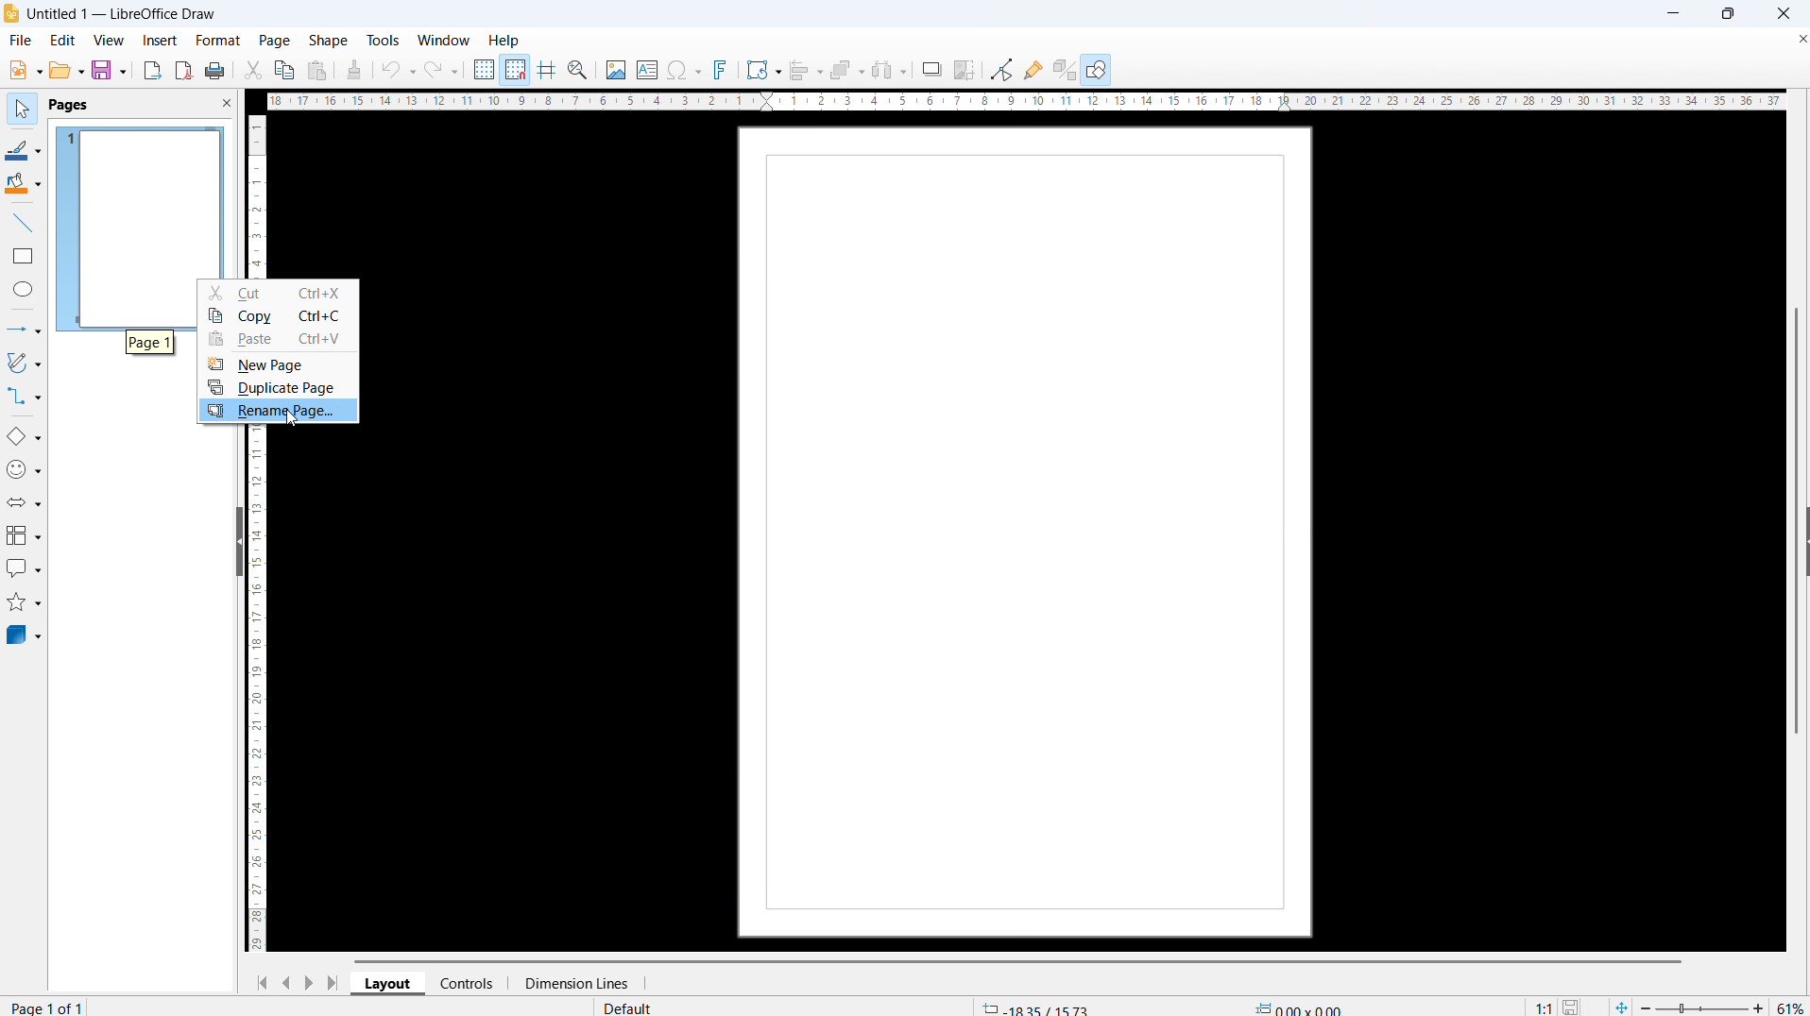 The width and height of the screenshot is (1810, 1016). What do you see at coordinates (275, 41) in the screenshot?
I see `page` at bounding box center [275, 41].